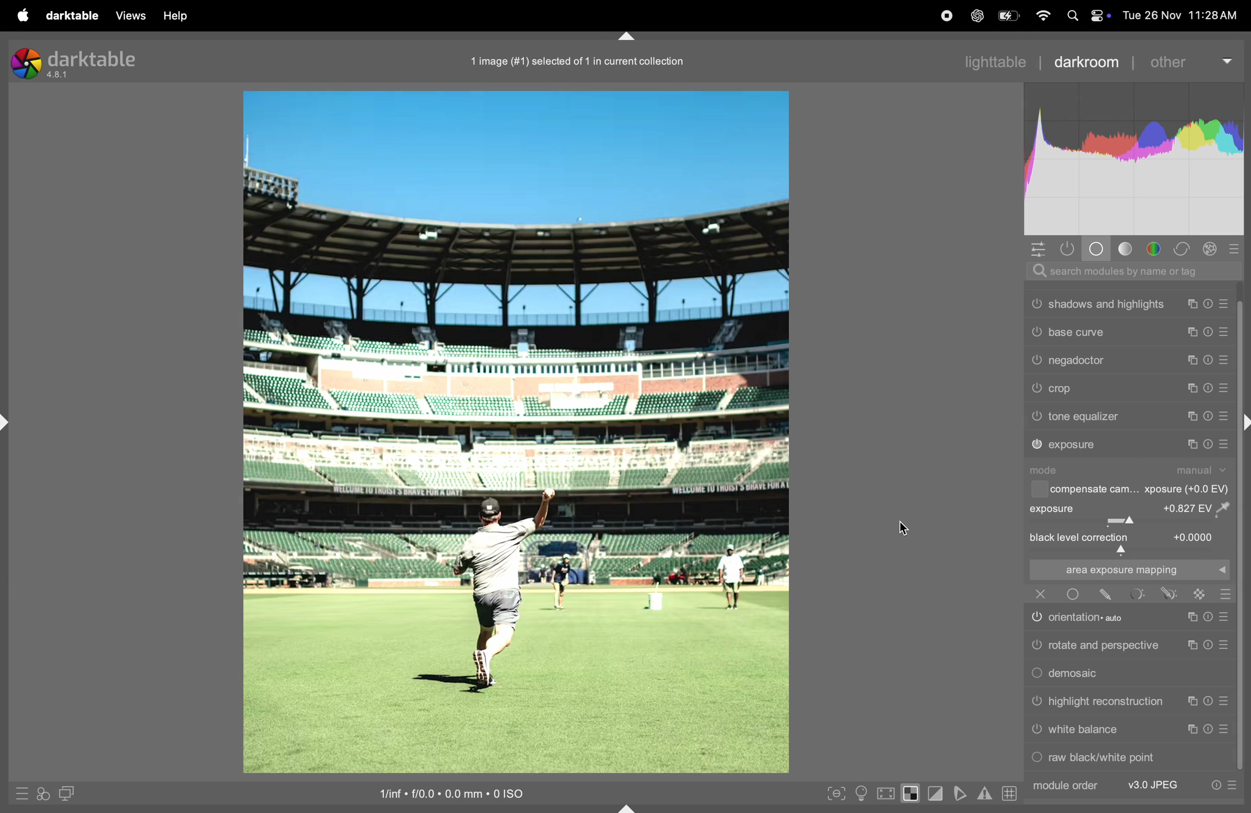 This screenshot has height=813, width=1251. Describe the element at coordinates (19, 793) in the screenshot. I see `quick acess to presets` at that location.